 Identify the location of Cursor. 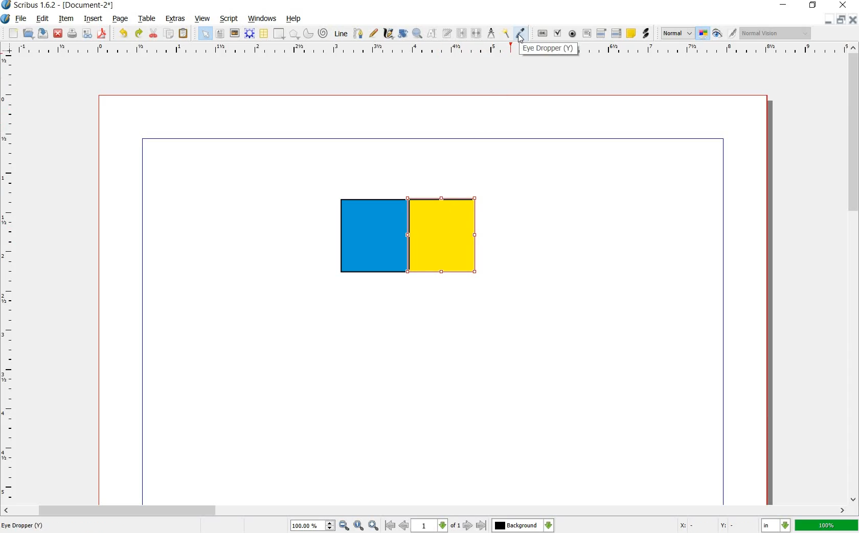
(521, 39).